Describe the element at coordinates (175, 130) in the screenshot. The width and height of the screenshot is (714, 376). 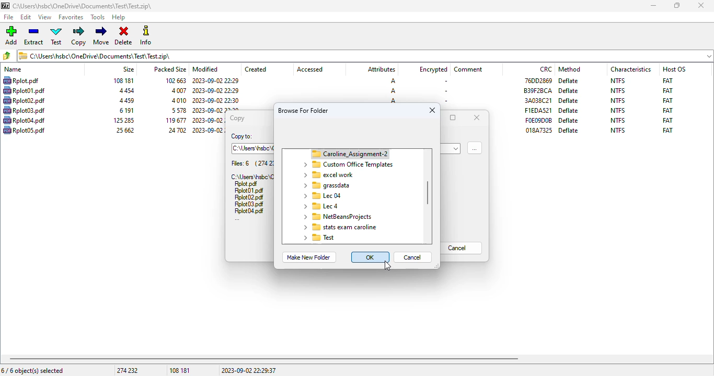
I see `packed size` at that location.